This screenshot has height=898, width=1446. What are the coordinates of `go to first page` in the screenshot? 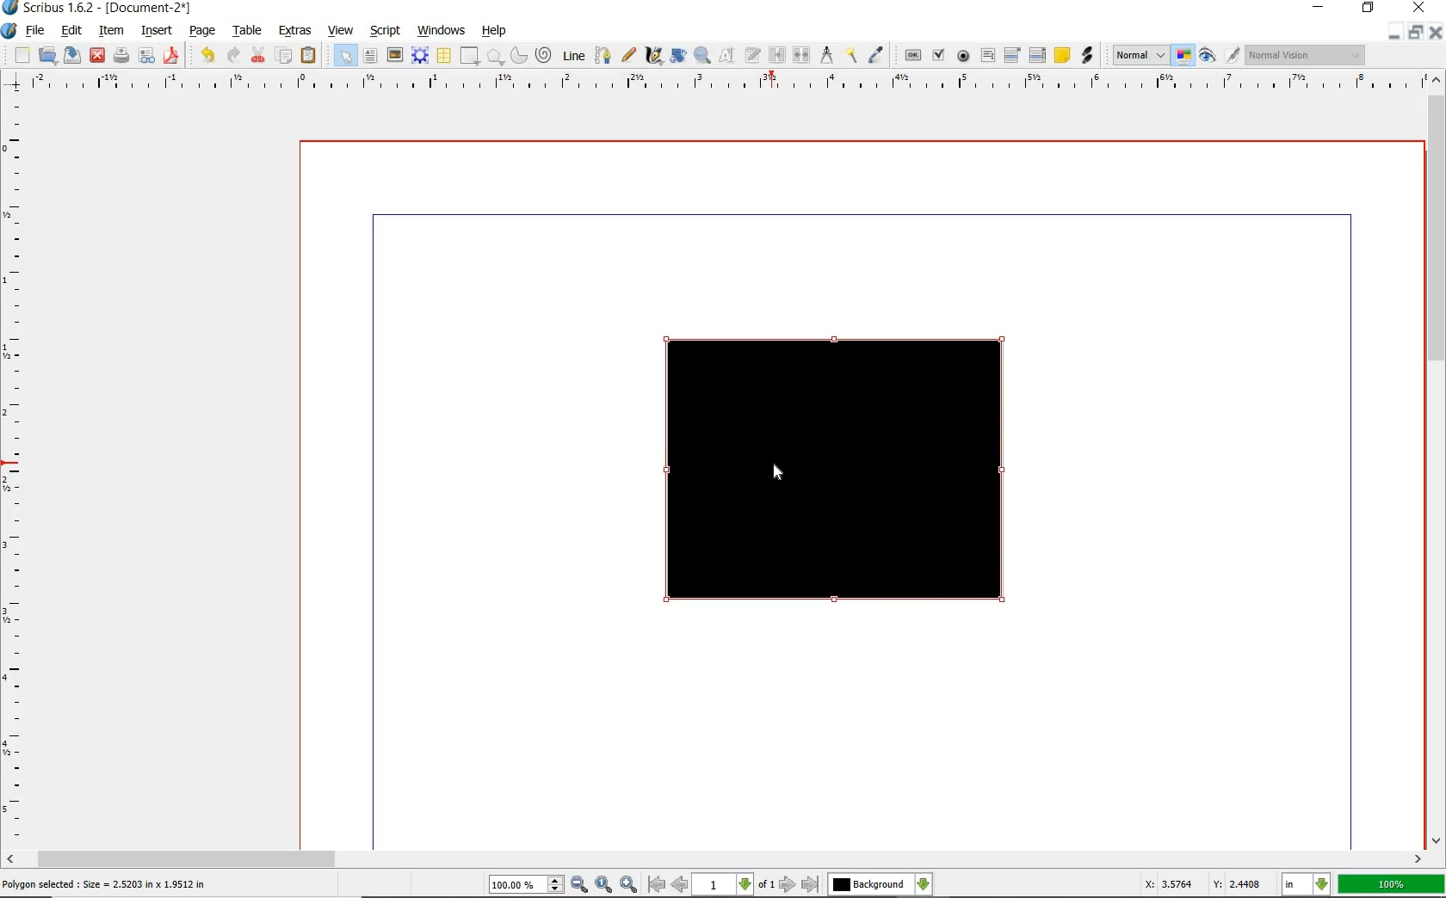 It's located at (656, 886).